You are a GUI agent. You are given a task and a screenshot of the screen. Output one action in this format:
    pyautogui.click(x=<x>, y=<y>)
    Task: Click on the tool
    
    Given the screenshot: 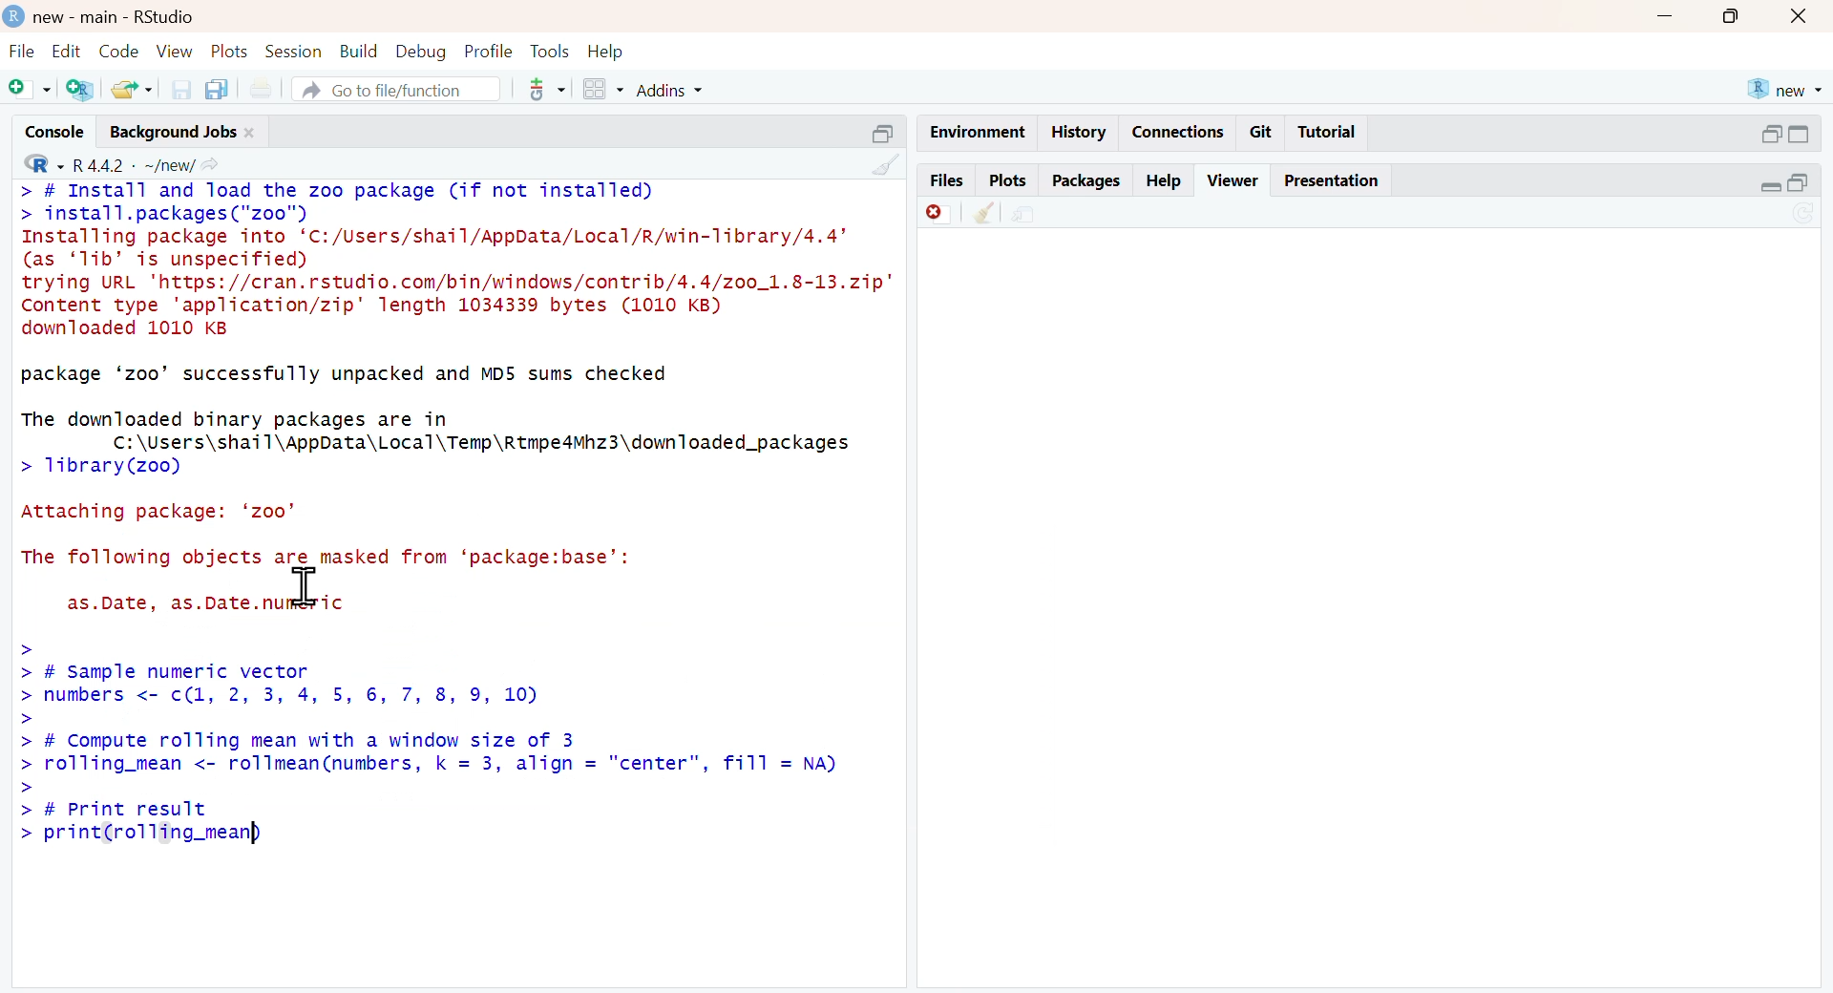 What is the action you would take?
    pyautogui.click(x=548, y=90)
    